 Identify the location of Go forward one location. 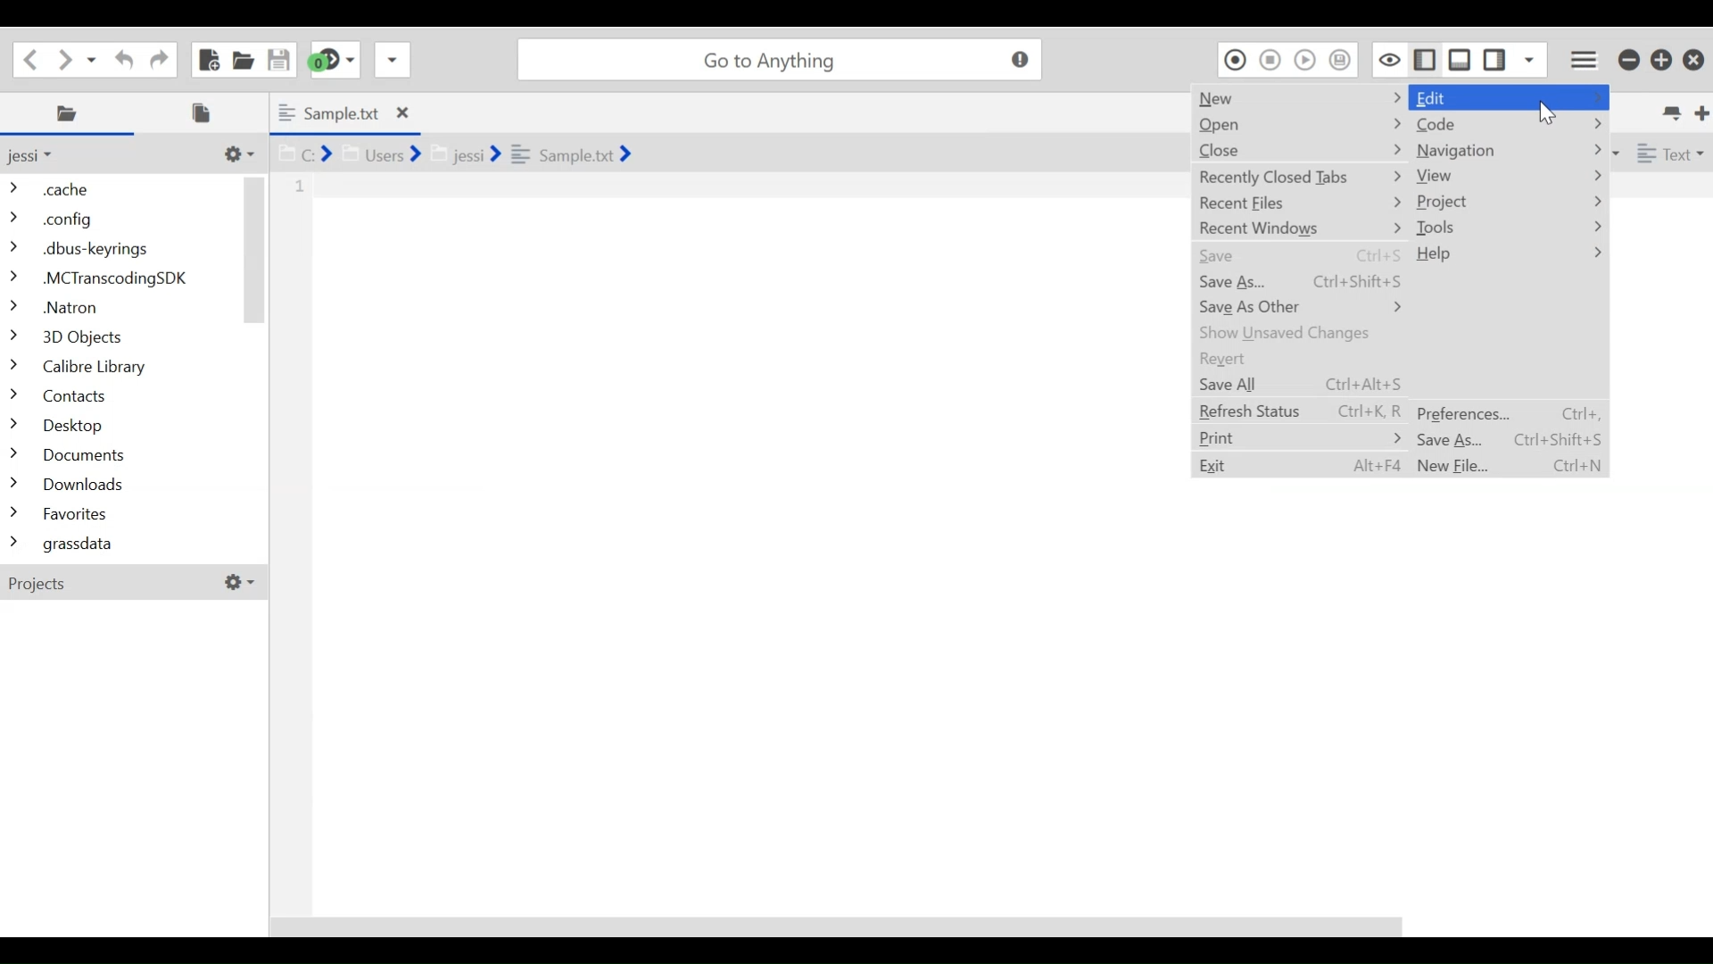
(66, 58).